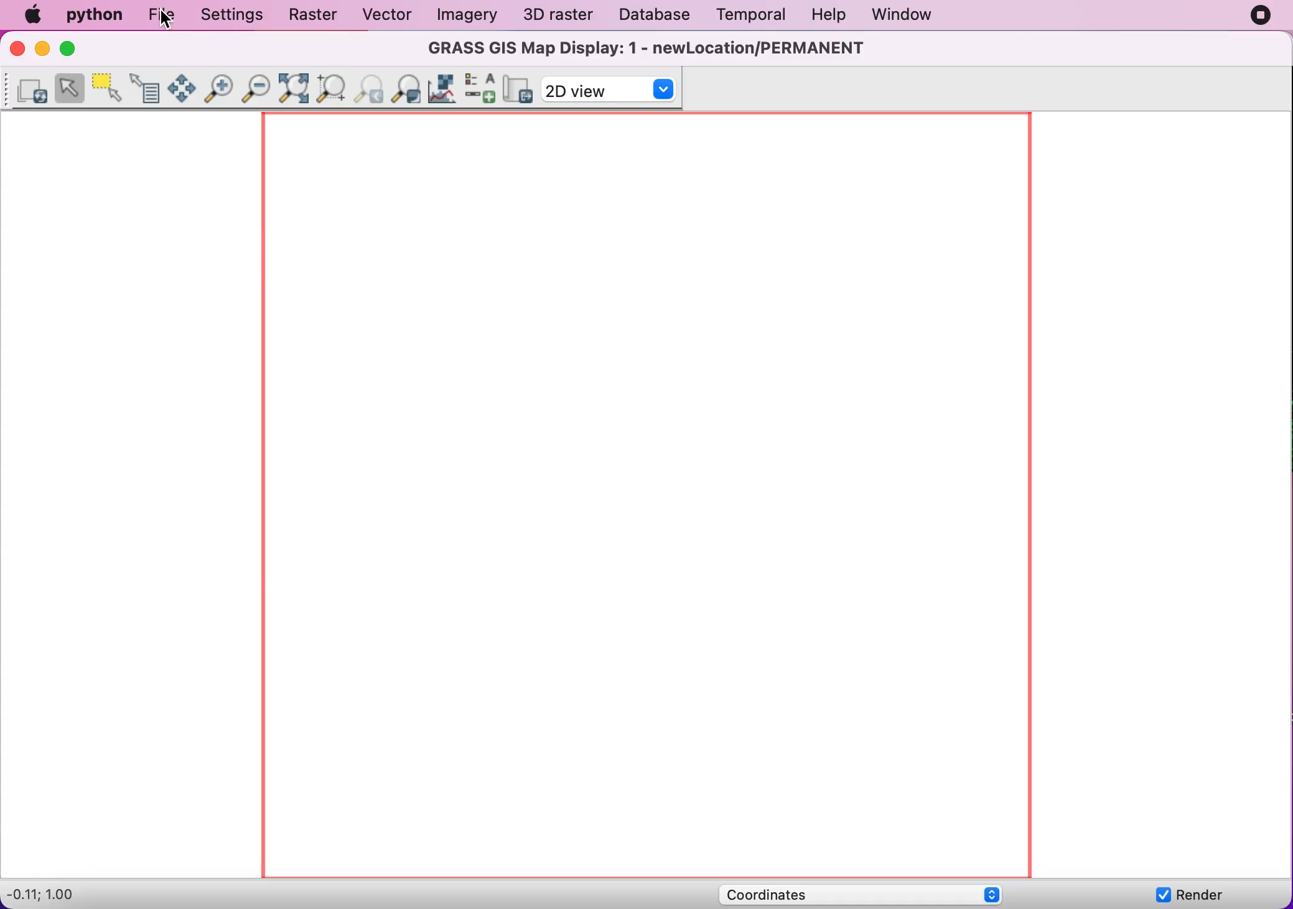  What do you see at coordinates (877, 892) in the screenshot?
I see `coordinates` at bounding box center [877, 892].